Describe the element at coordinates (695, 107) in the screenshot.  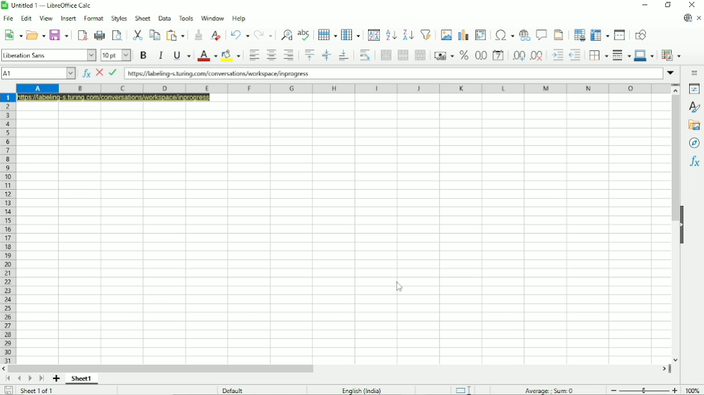
I see `Styles` at that location.